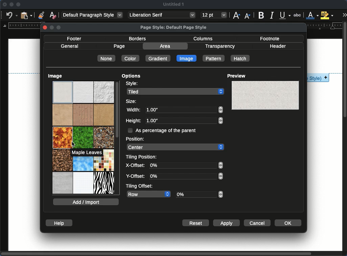  Describe the element at coordinates (132, 101) in the screenshot. I see `size` at that location.